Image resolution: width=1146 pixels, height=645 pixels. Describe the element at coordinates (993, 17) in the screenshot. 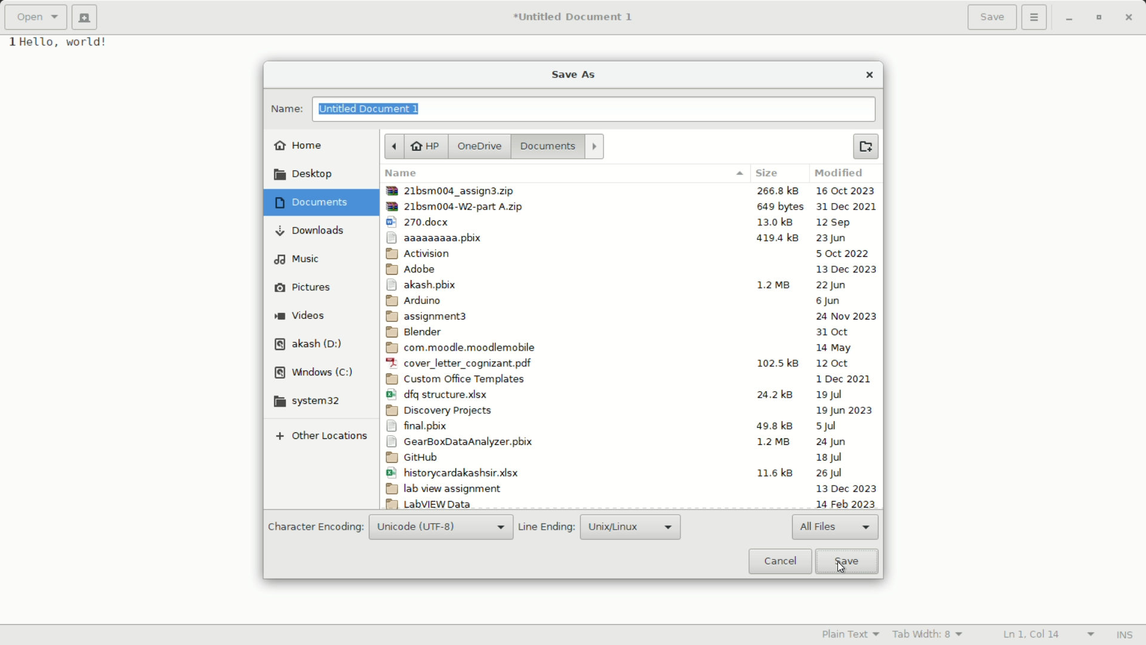

I see `save file` at that location.